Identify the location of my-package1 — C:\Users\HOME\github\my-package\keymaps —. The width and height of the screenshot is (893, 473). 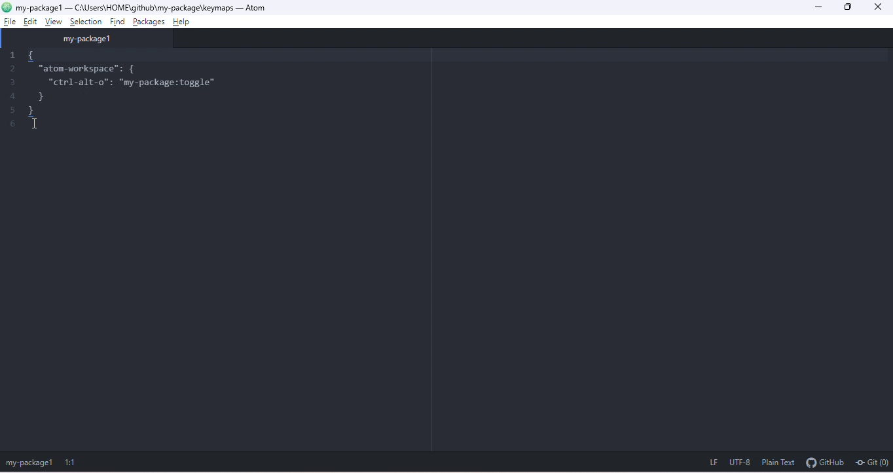
(129, 7).